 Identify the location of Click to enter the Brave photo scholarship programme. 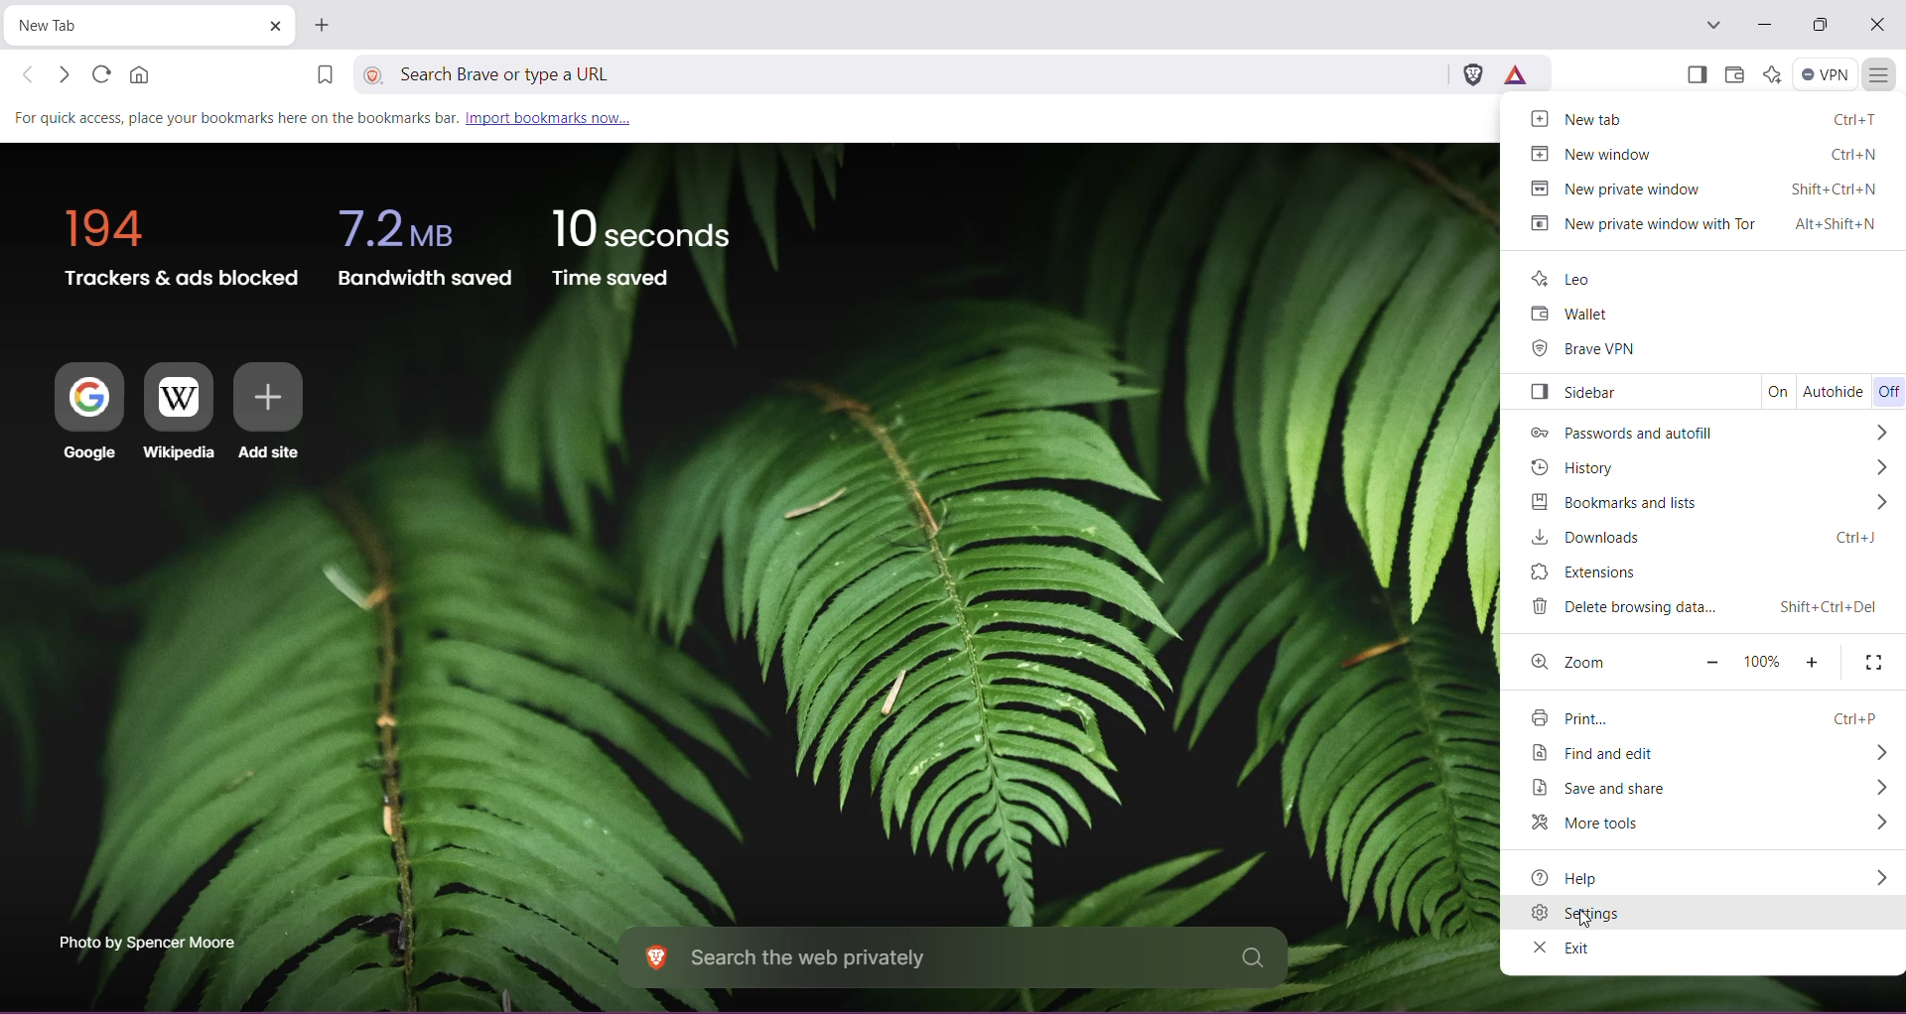
(145, 942).